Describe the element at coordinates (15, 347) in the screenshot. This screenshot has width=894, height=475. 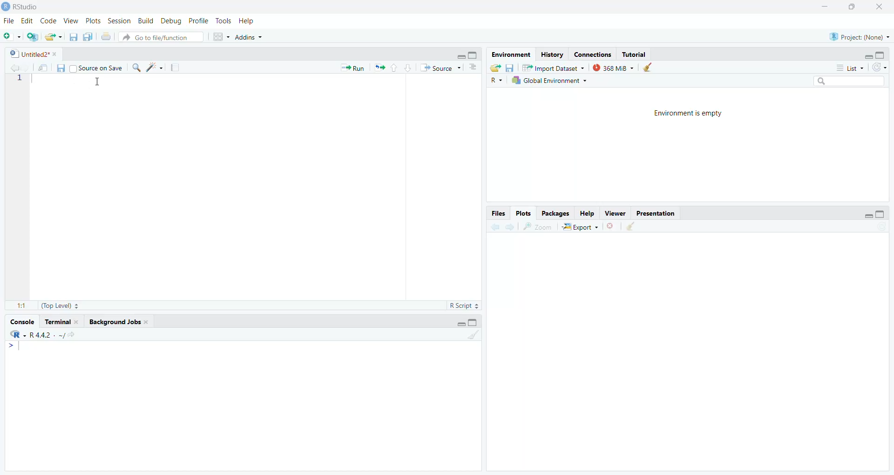
I see `> |` at that location.